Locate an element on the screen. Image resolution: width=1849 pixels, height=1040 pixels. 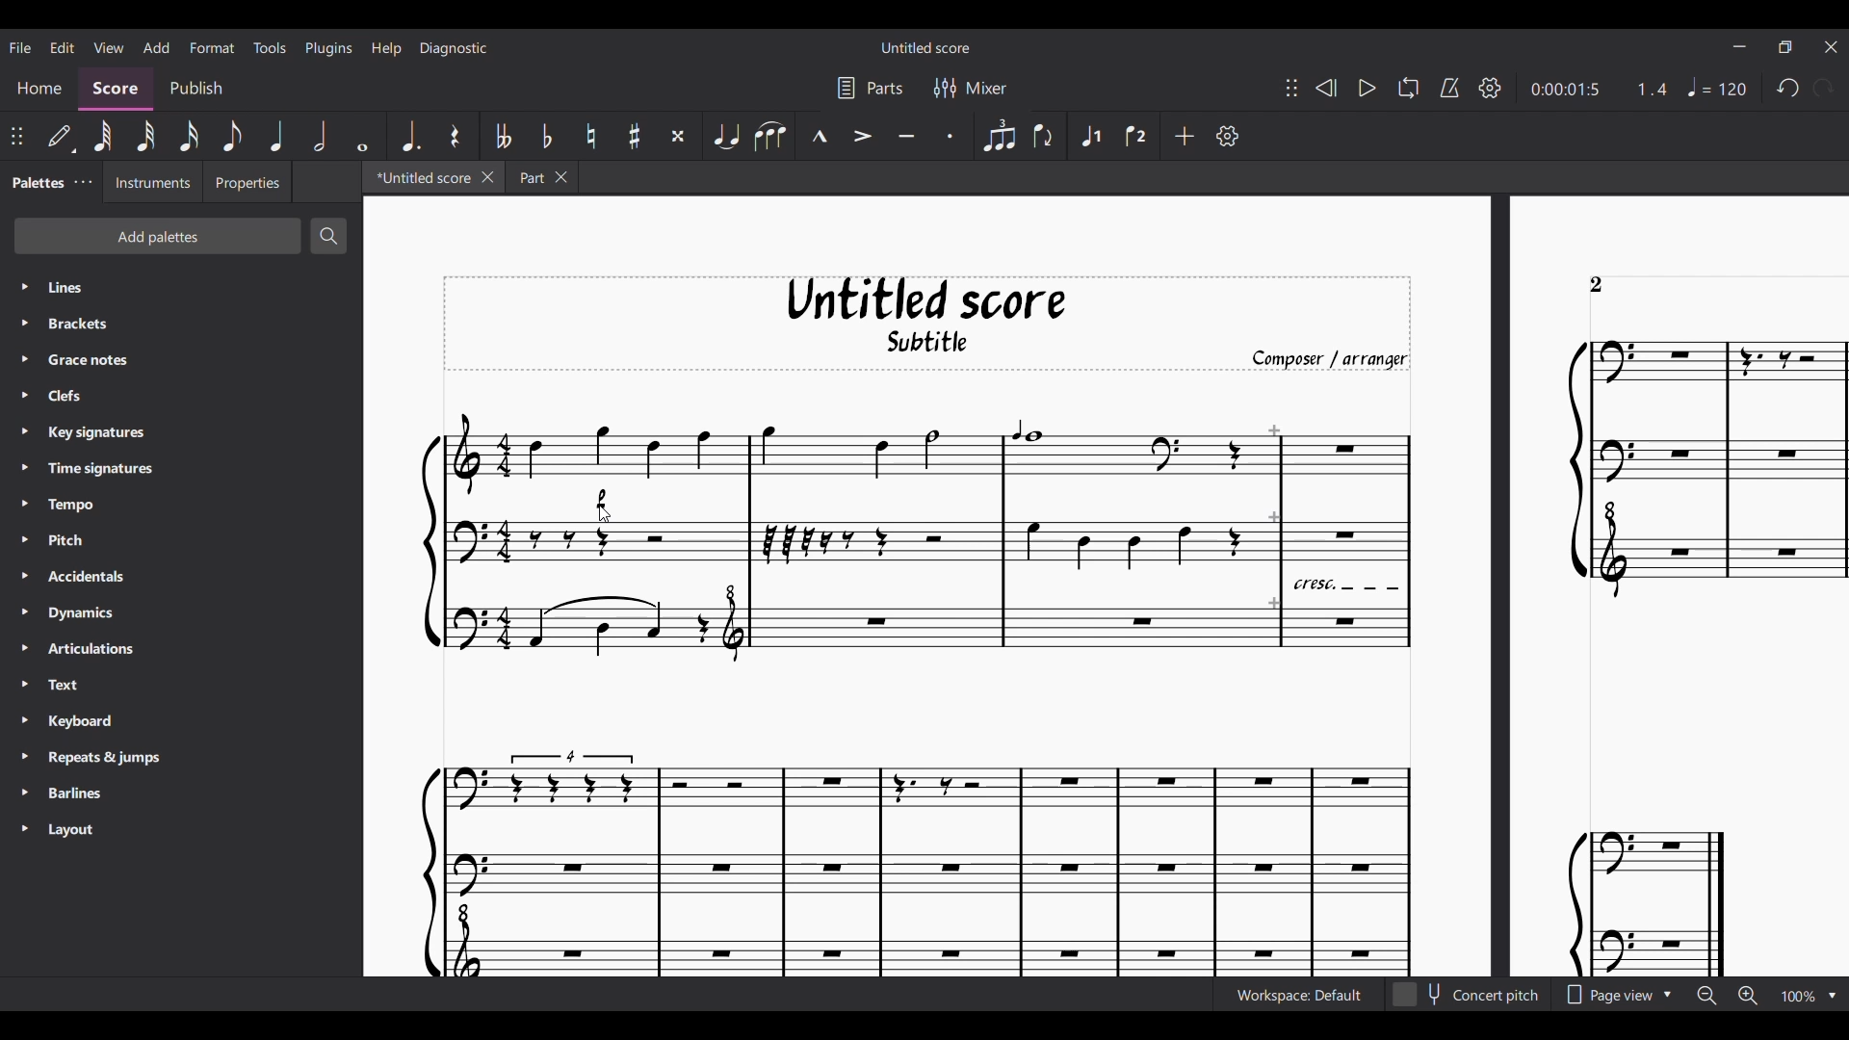
Flip direction is located at coordinates (1047, 136).